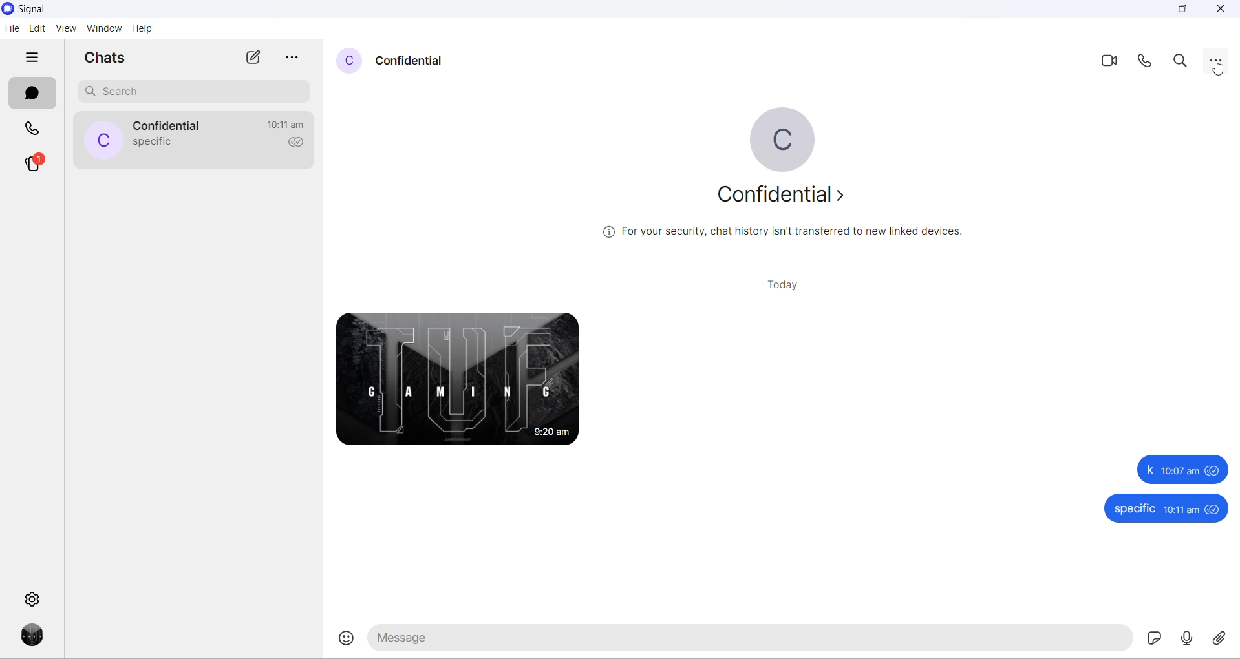 The height and width of the screenshot is (659, 1240). I want to click on maximize, so click(1182, 11).